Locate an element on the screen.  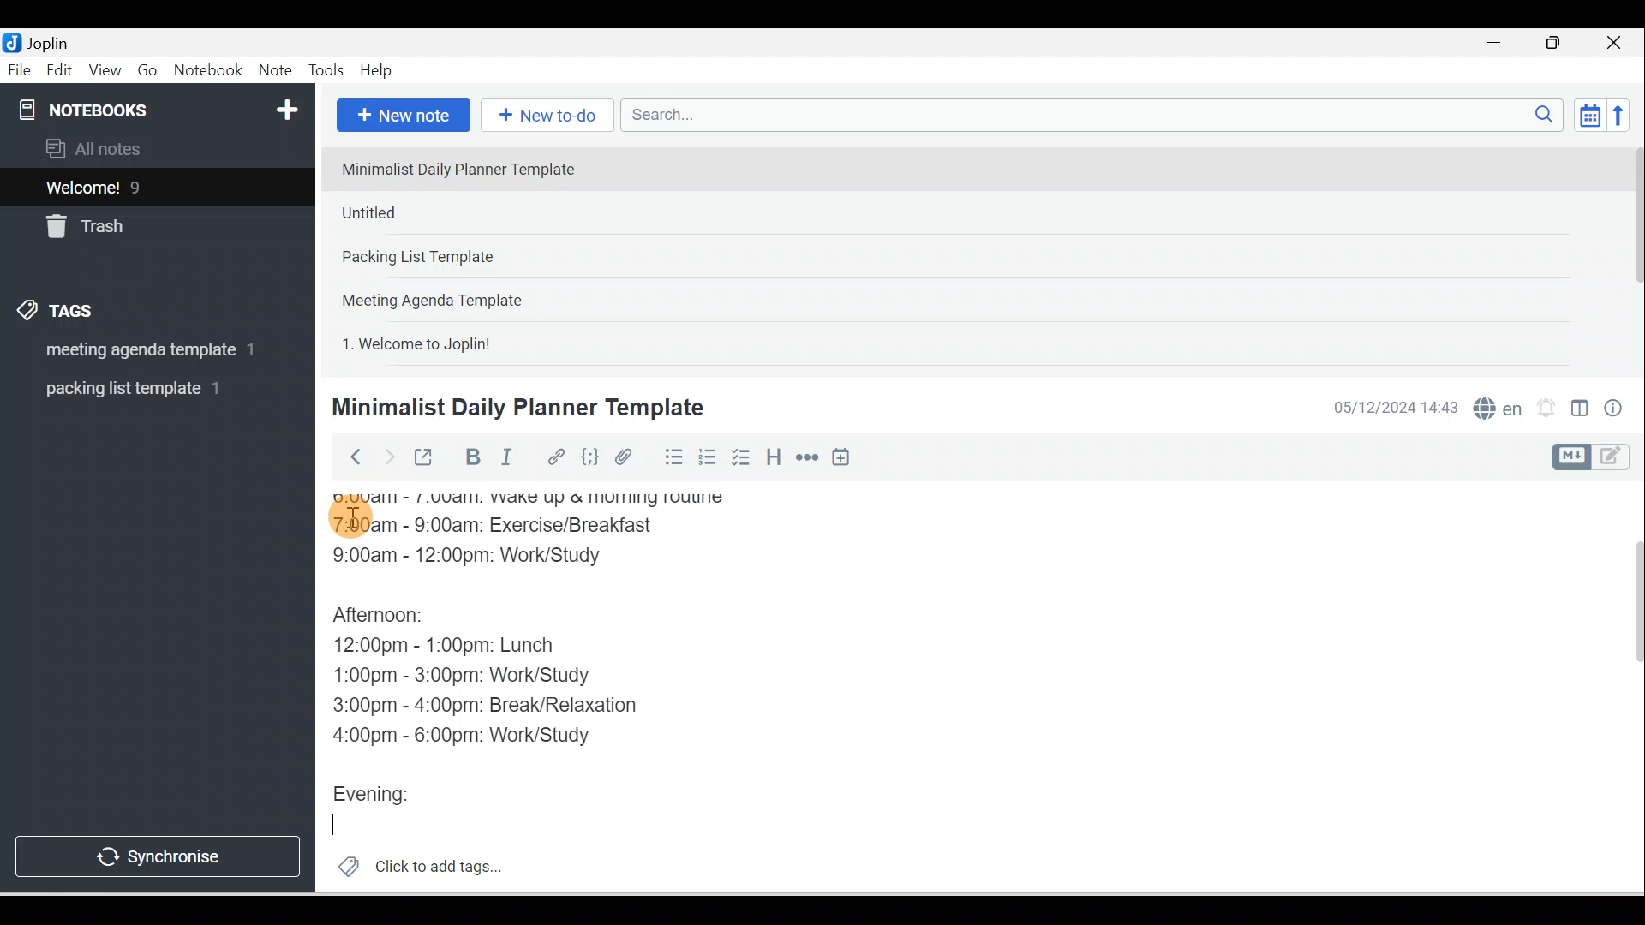
New note is located at coordinates (400, 116).